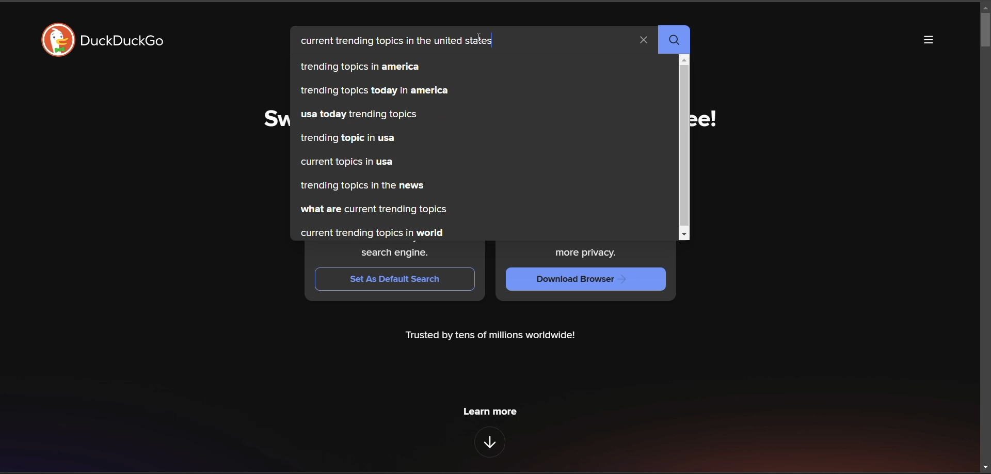 This screenshot has height=474, width=991. Describe the element at coordinates (365, 67) in the screenshot. I see `trending topics in america` at that location.